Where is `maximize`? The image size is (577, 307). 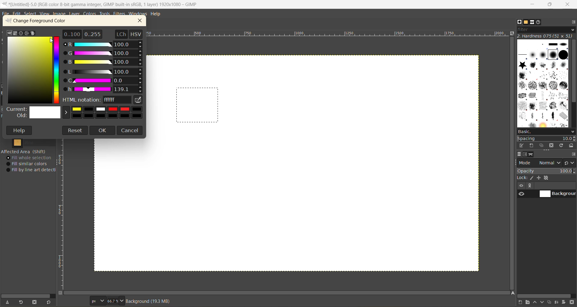 maximize is located at coordinates (550, 5).